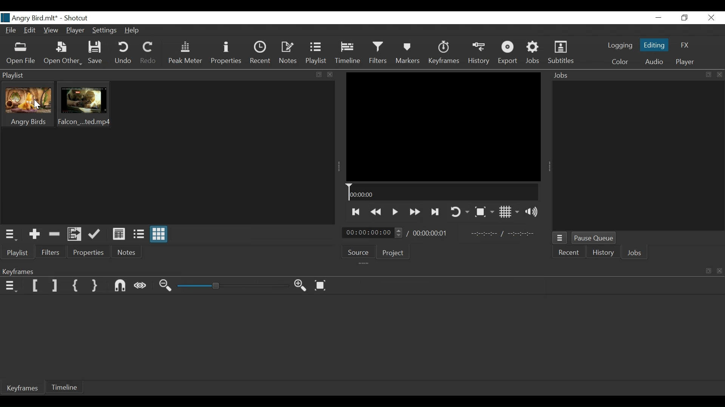 The width and height of the screenshot is (725, 407). What do you see at coordinates (185, 54) in the screenshot?
I see `Peak Meter` at bounding box center [185, 54].